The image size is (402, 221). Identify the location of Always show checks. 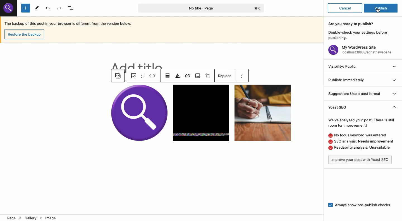
(360, 204).